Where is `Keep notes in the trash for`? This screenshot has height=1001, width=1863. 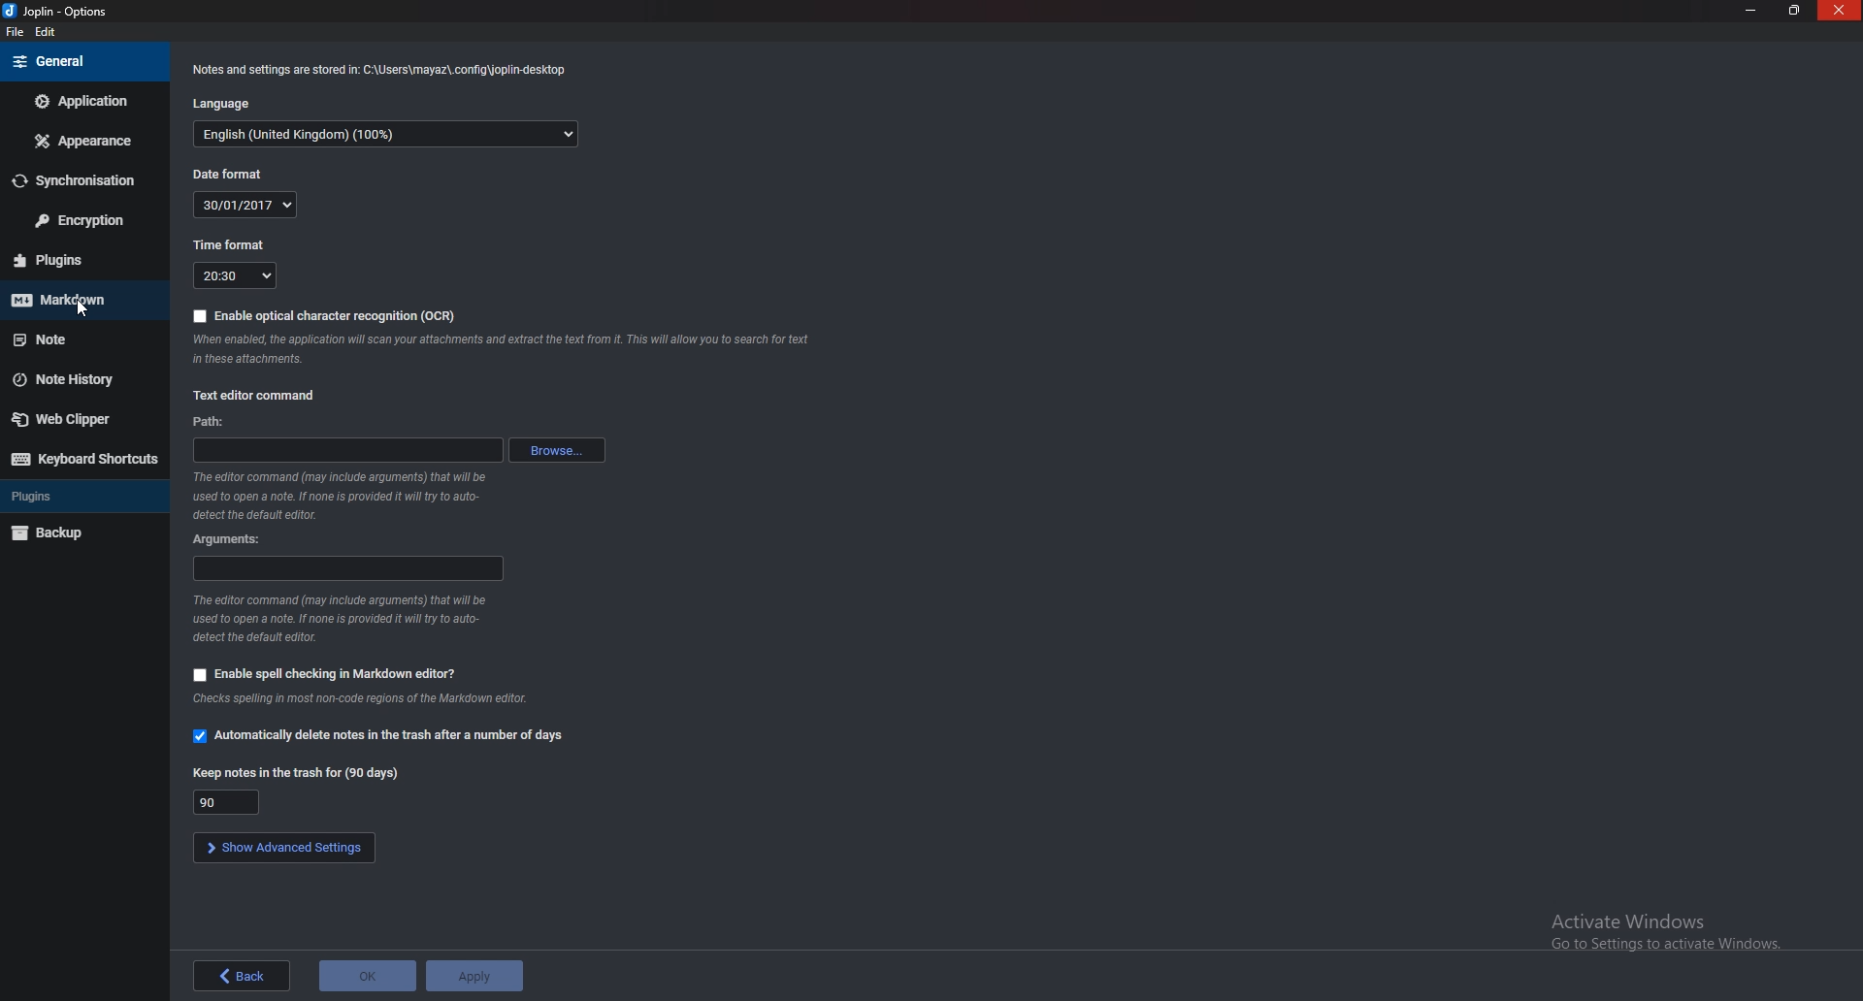
Keep notes in the trash for is located at coordinates (301, 770).